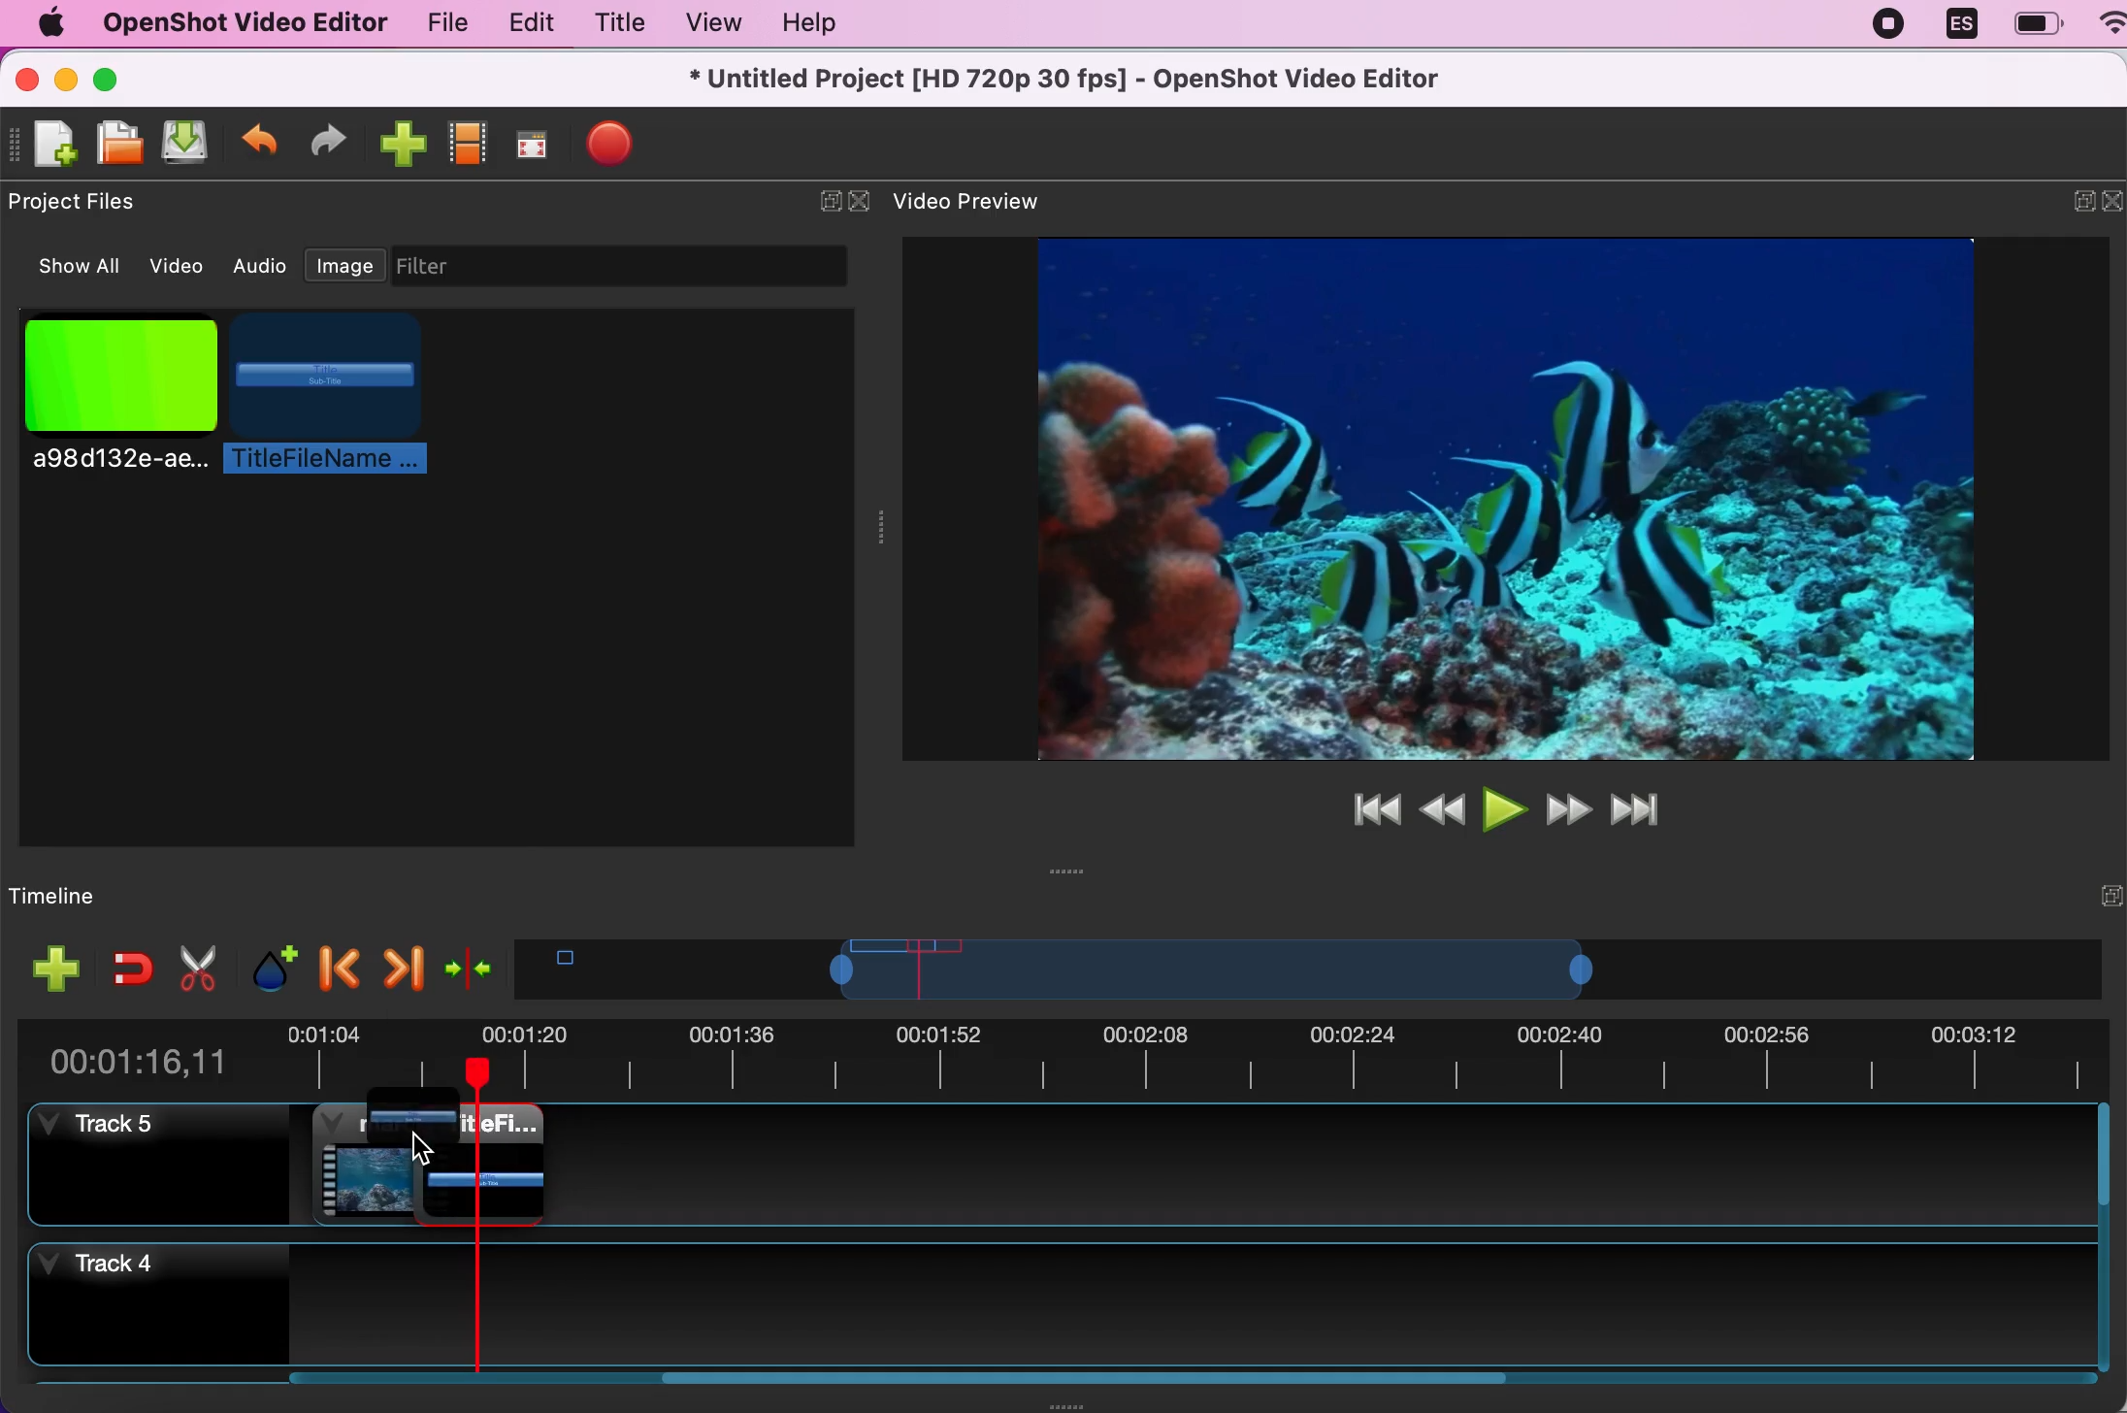 The width and height of the screenshot is (2127, 1413). What do you see at coordinates (402, 962) in the screenshot?
I see `next marker` at bounding box center [402, 962].